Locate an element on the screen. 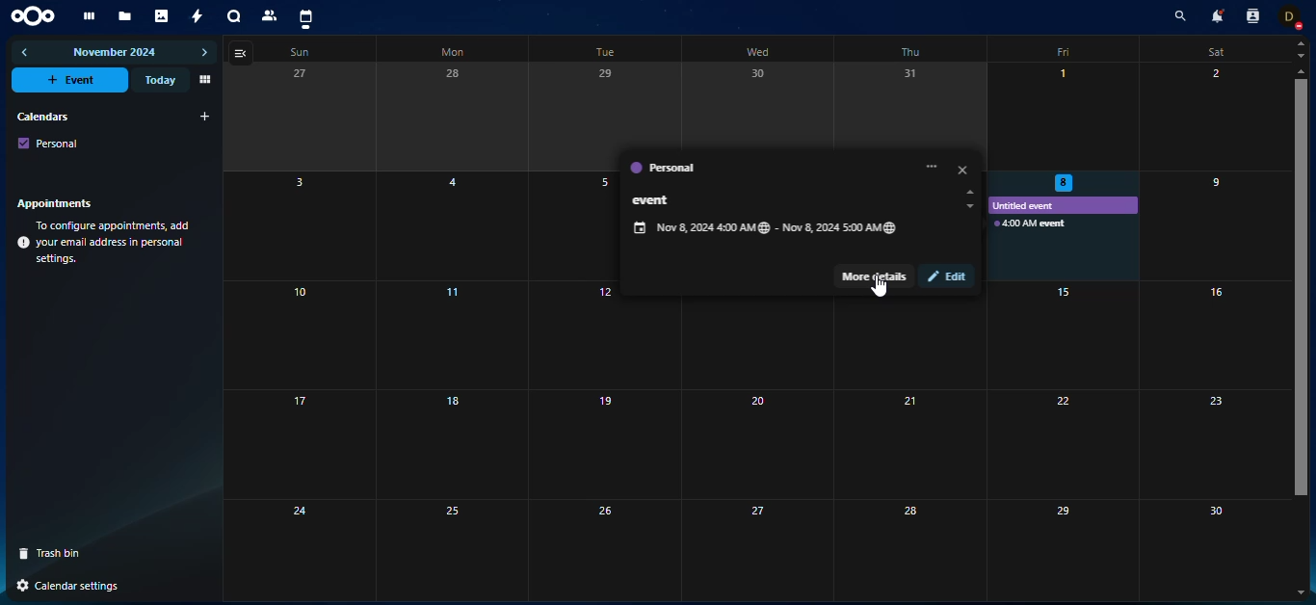 Image resolution: width=1316 pixels, height=605 pixels. talk is located at coordinates (234, 17).